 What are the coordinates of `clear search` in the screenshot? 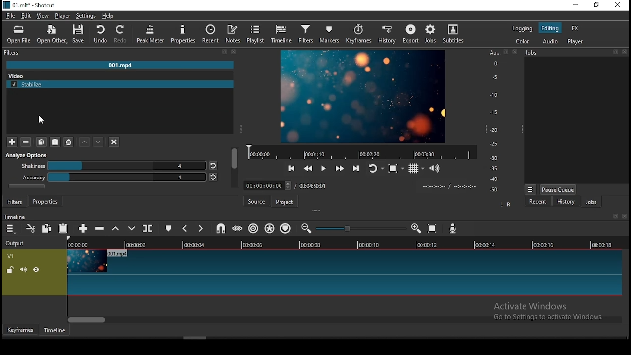 It's located at (224, 51).